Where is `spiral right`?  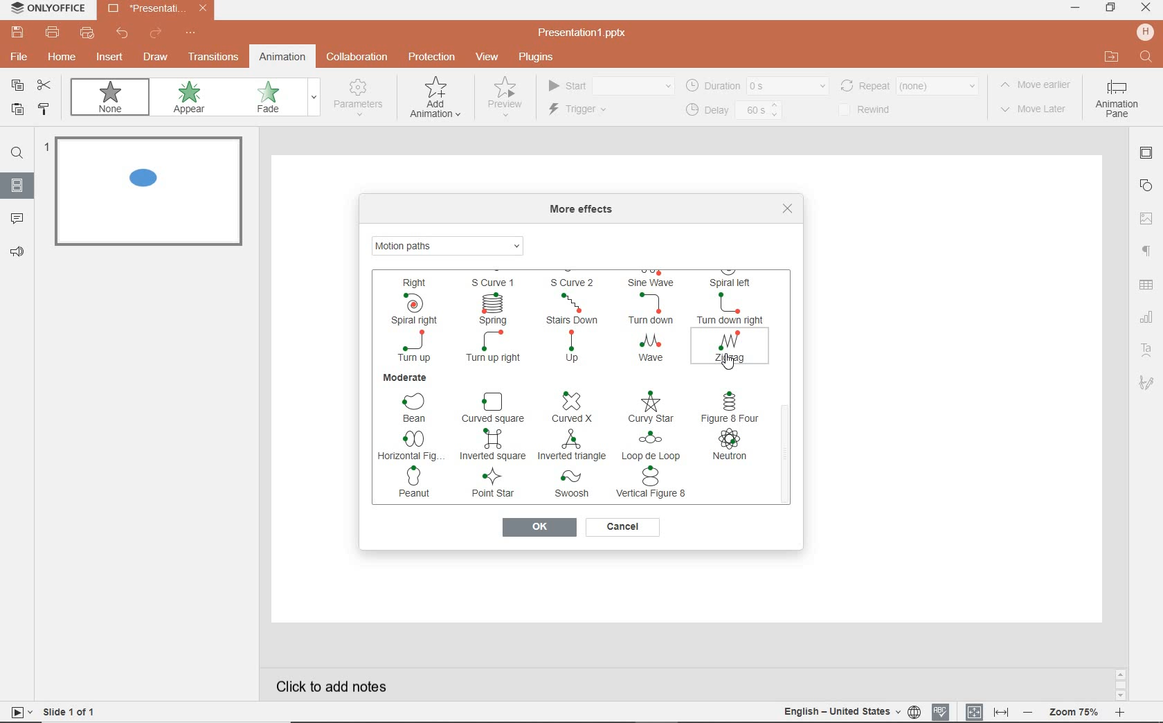 spiral right is located at coordinates (410, 308).